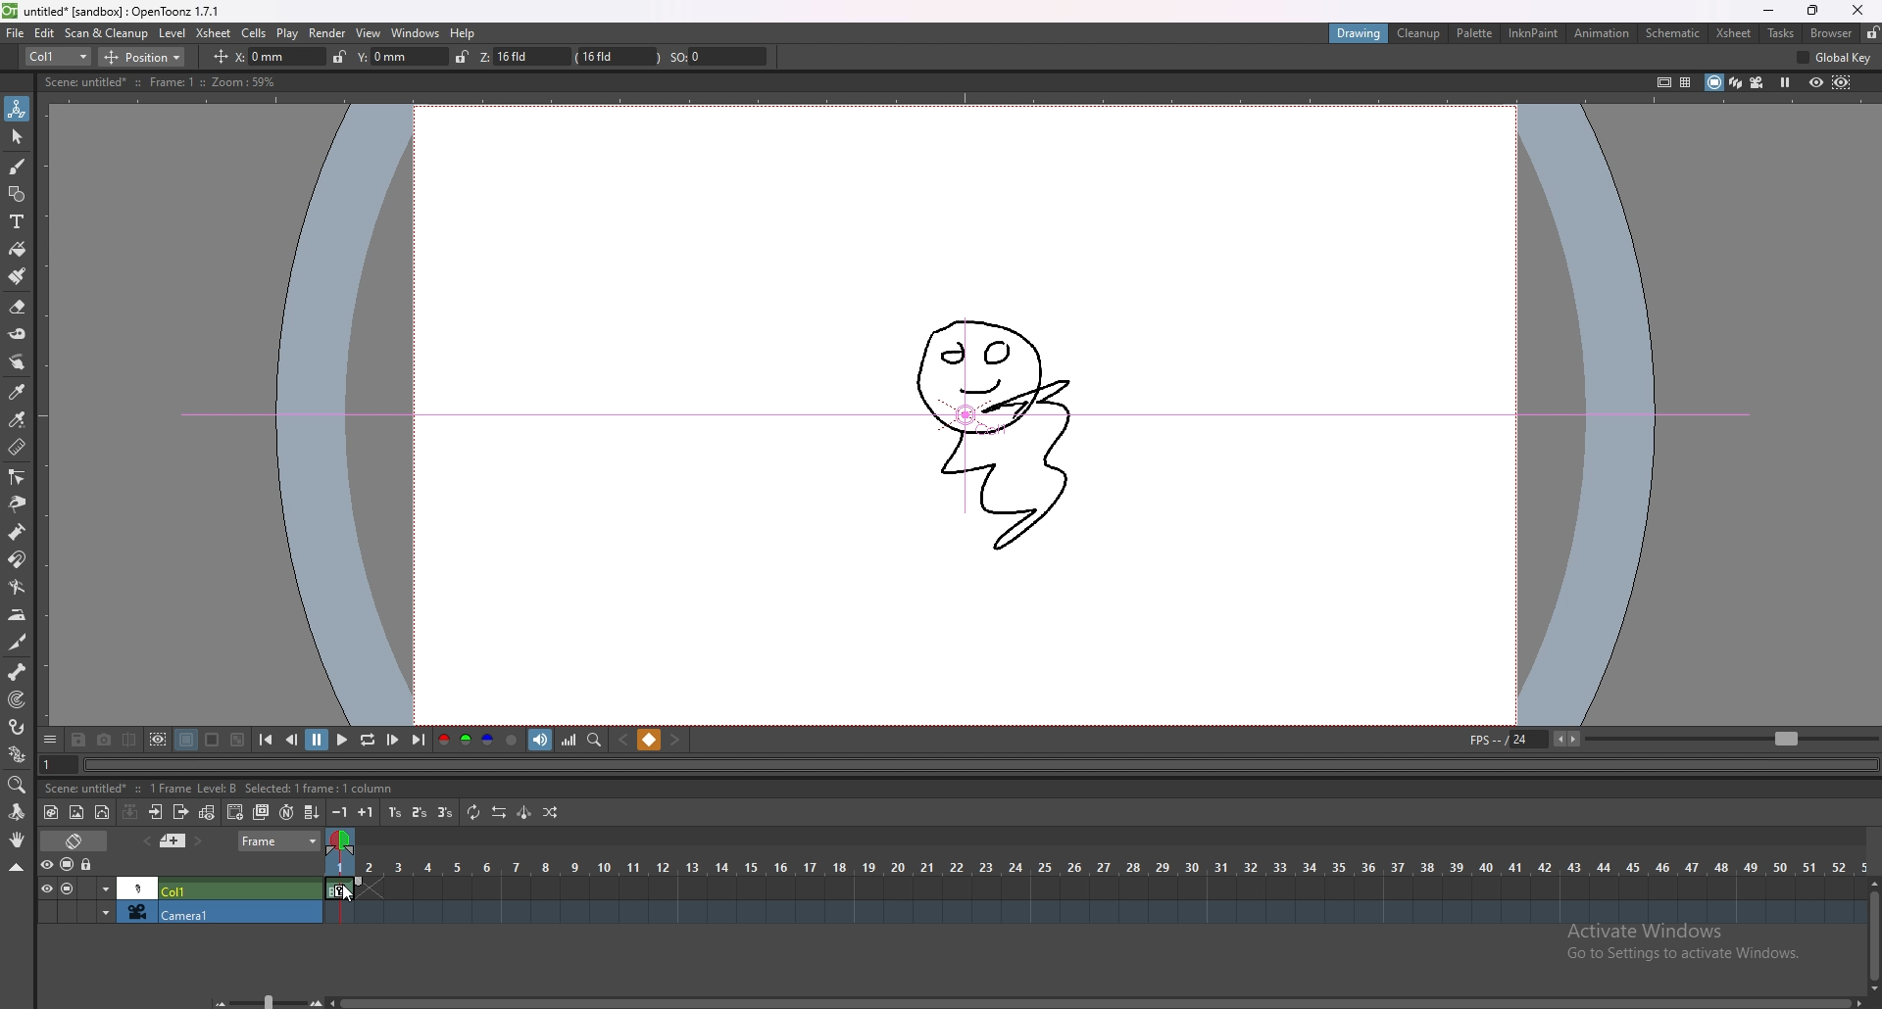  What do you see at coordinates (1095, 864) in the screenshot?
I see `time` at bounding box center [1095, 864].